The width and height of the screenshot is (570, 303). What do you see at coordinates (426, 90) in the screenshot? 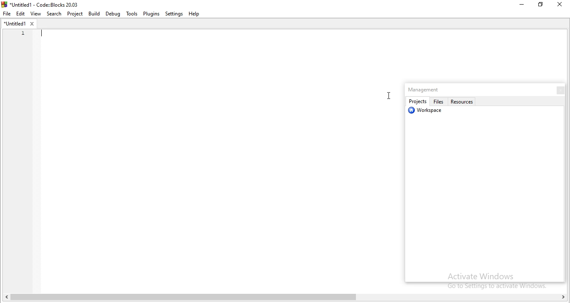
I see `management` at bounding box center [426, 90].